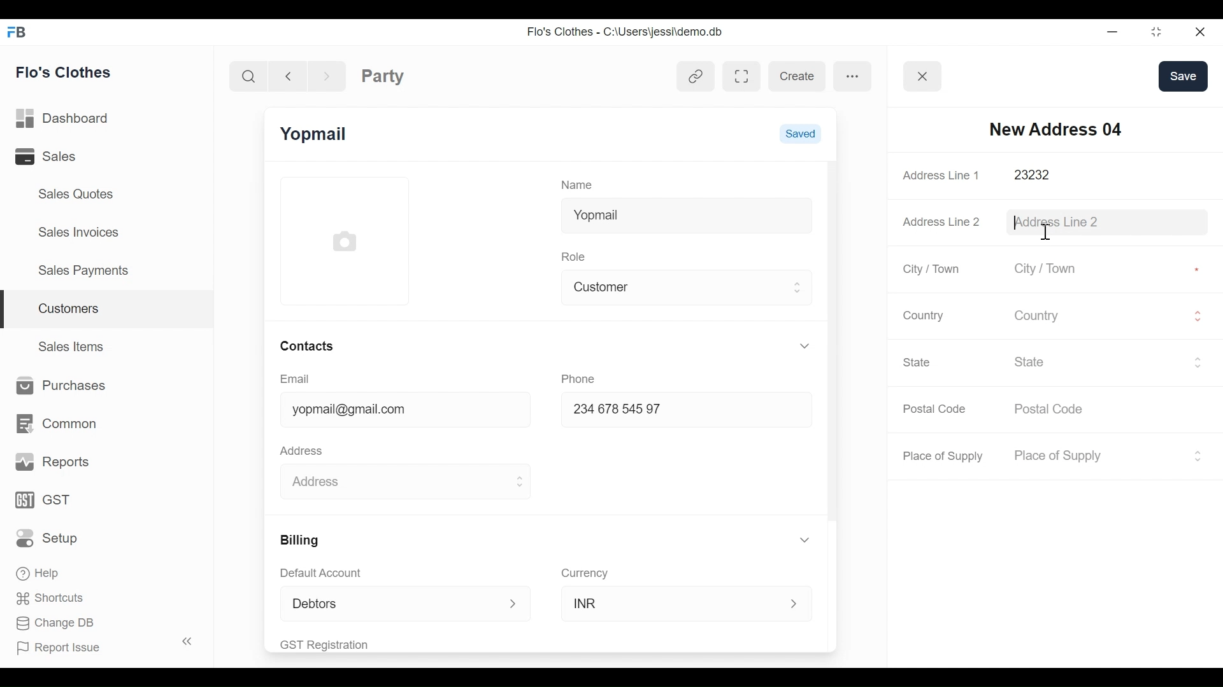 The image size is (1223, 687). I want to click on Expand, so click(796, 604).